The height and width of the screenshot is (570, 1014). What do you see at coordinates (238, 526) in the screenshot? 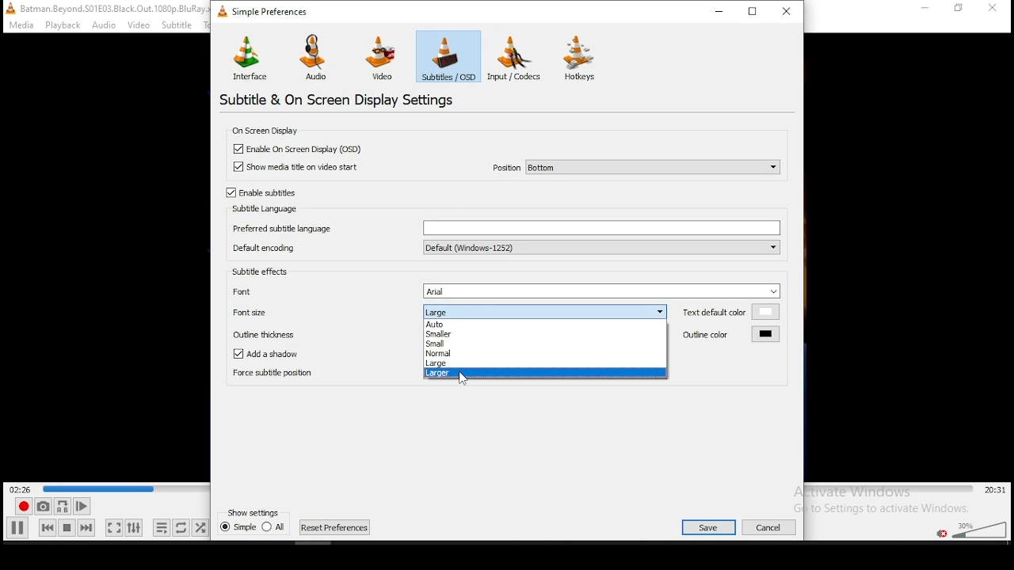
I see `simple` at bounding box center [238, 526].